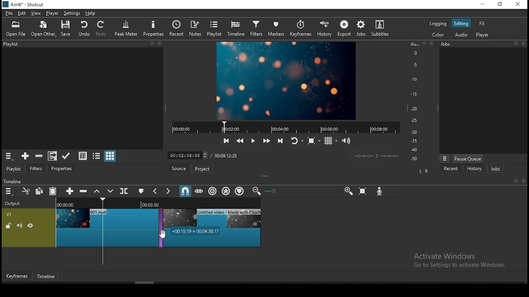 The height and width of the screenshot is (297, 529). What do you see at coordinates (68, 191) in the screenshot?
I see `` at bounding box center [68, 191].